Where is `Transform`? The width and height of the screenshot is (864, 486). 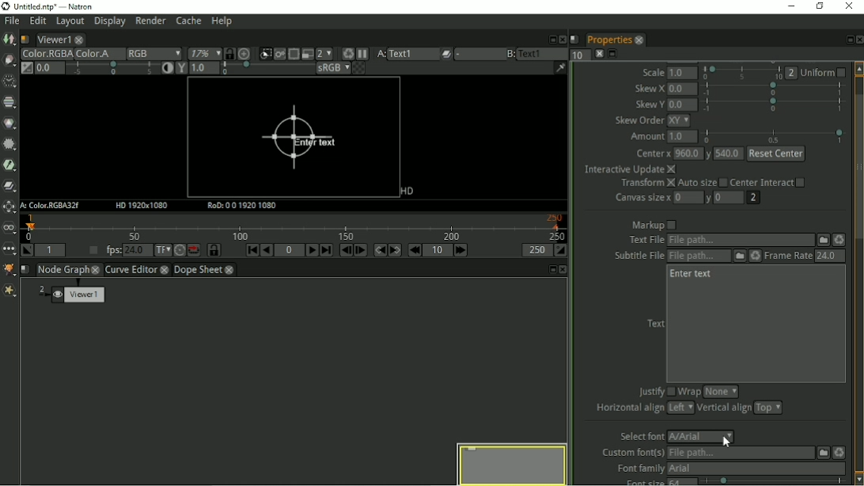 Transform is located at coordinates (646, 184).